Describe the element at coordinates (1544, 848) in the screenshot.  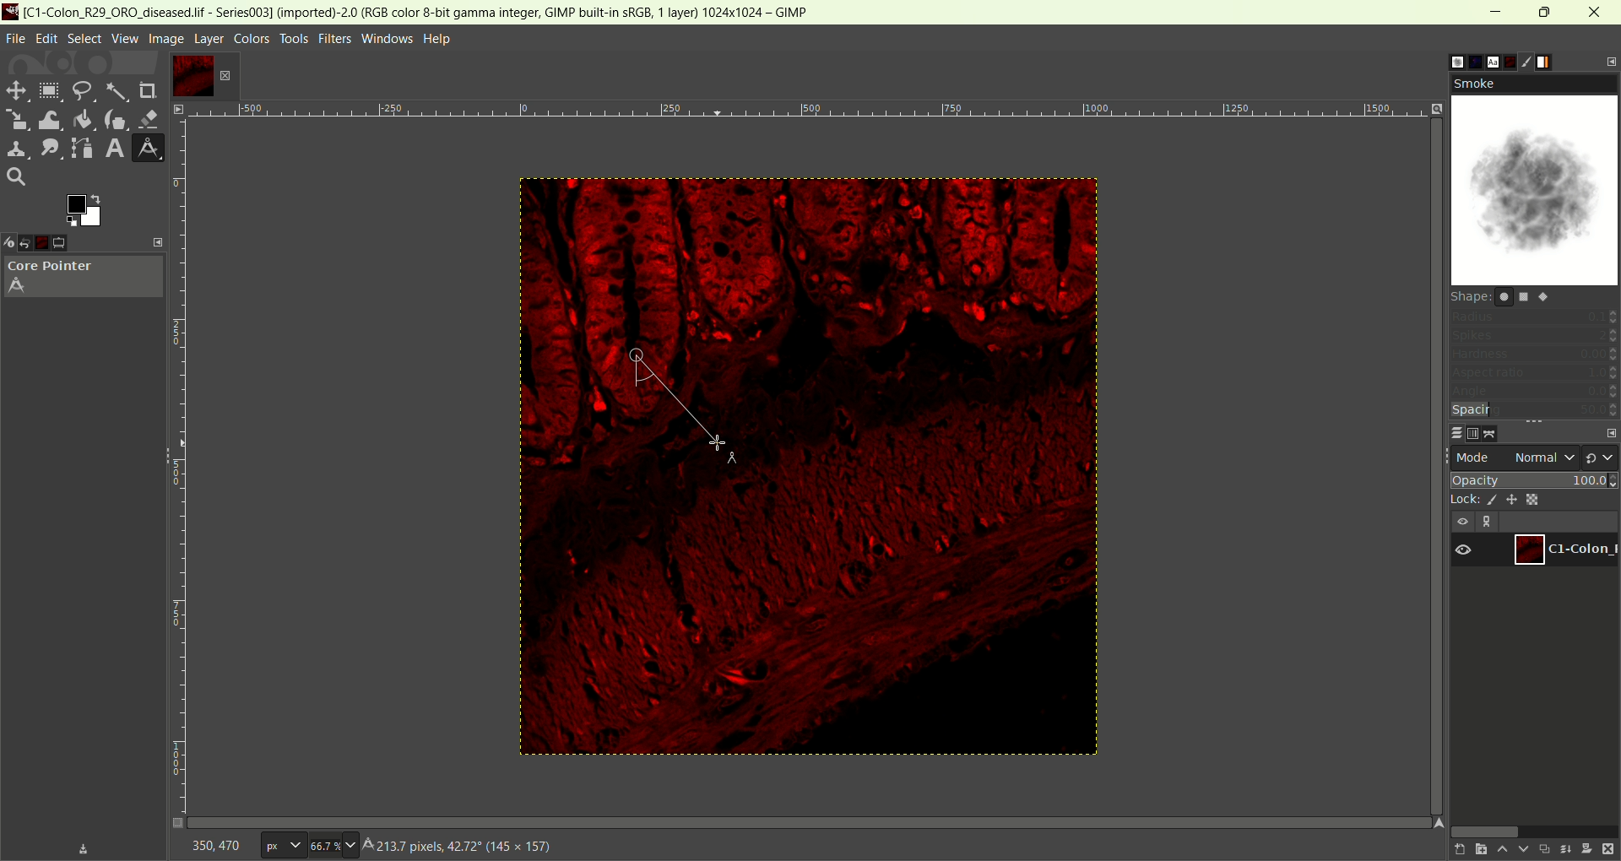
I see `duplicate layer` at that location.